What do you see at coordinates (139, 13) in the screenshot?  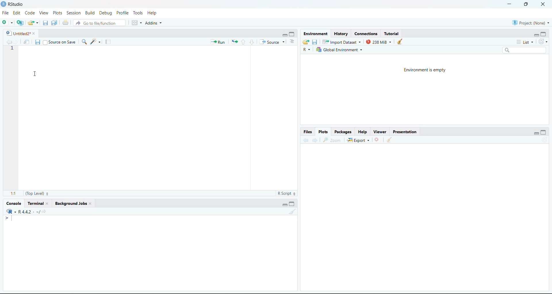 I see `Tools` at bounding box center [139, 13].